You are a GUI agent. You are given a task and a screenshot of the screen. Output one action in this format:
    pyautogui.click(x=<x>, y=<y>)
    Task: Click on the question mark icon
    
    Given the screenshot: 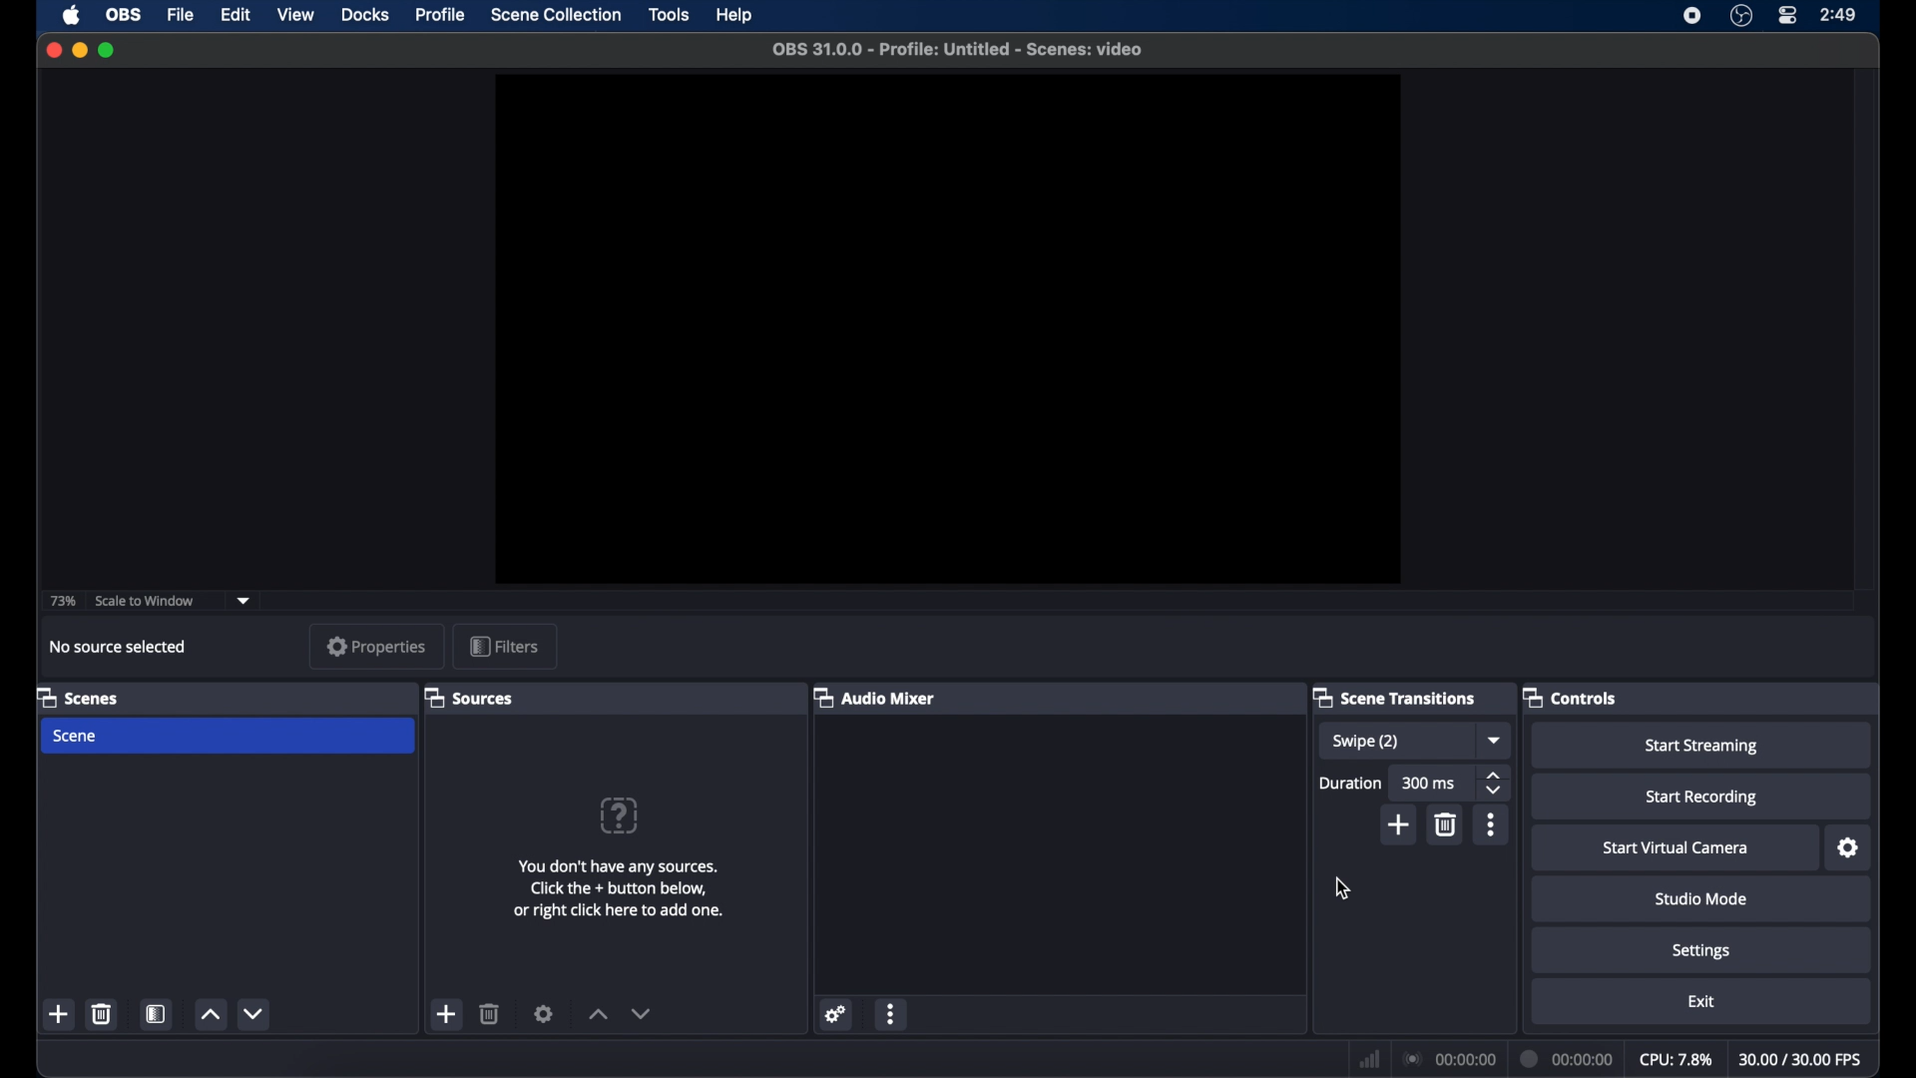 What is the action you would take?
    pyautogui.click(x=621, y=815)
    